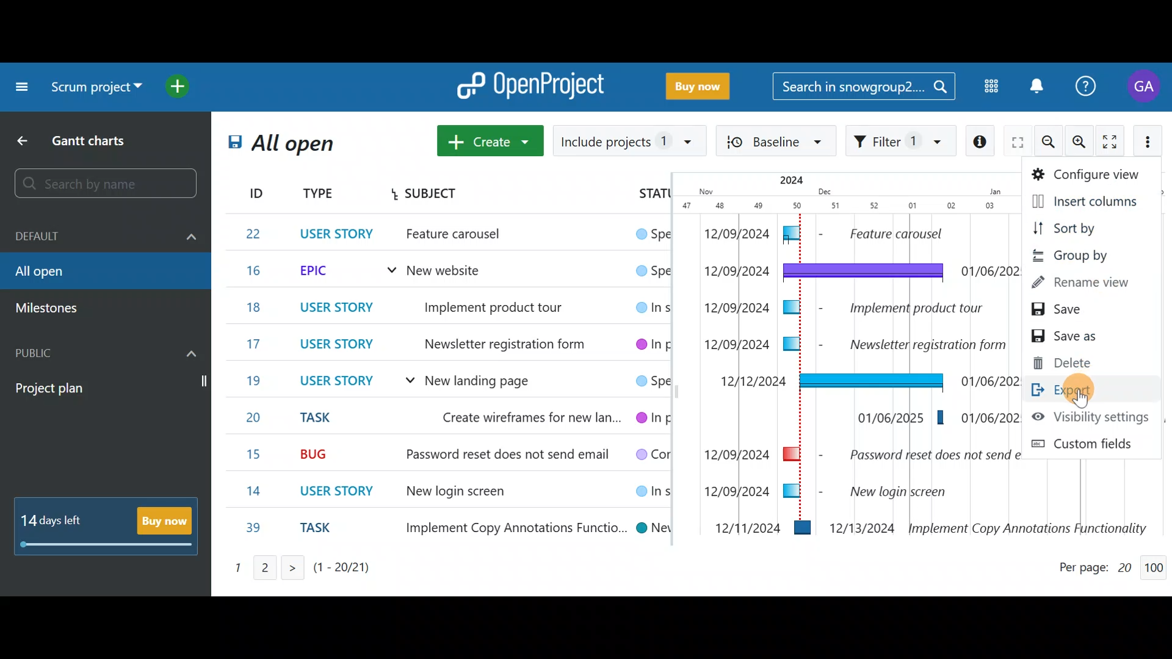 This screenshot has height=659, width=1172. I want to click on 22, so click(256, 233).